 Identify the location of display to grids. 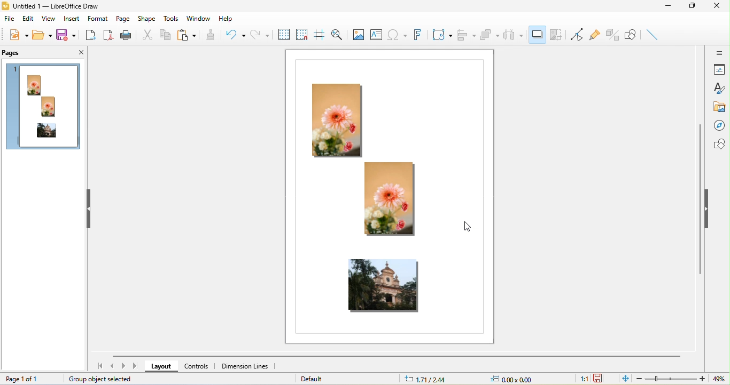
(283, 34).